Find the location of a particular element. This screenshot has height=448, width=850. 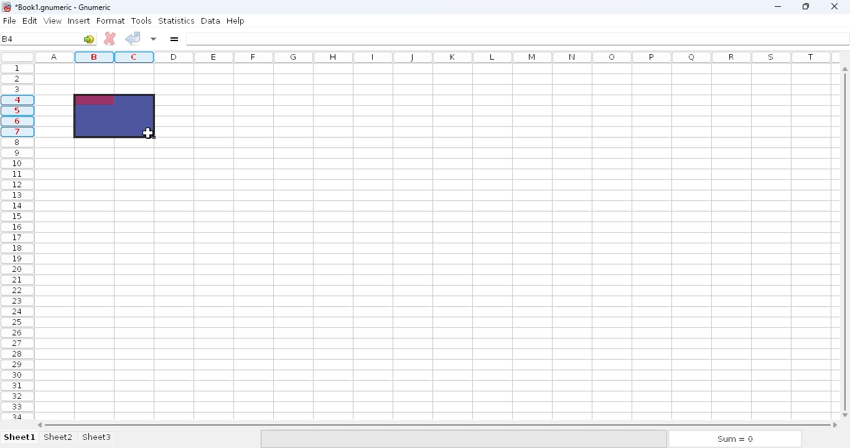

tools is located at coordinates (141, 21).